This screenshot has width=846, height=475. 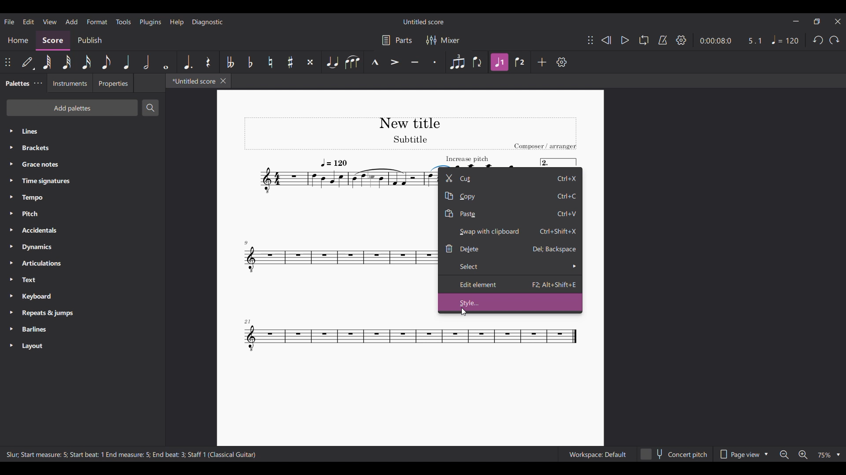 What do you see at coordinates (519, 62) in the screenshot?
I see `Voice 2` at bounding box center [519, 62].